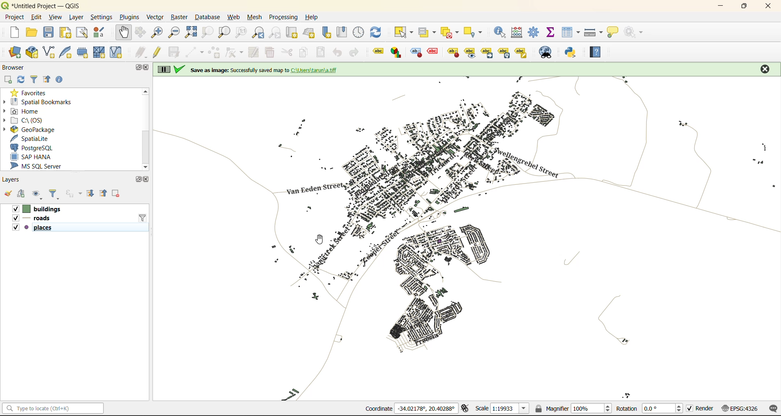 Image resolution: width=781 pixels, height=416 pixels. What do you see at coordinates (146, 127) in the screenshot?
I see `vertical scroll bar` at bounding box center [146, 127].